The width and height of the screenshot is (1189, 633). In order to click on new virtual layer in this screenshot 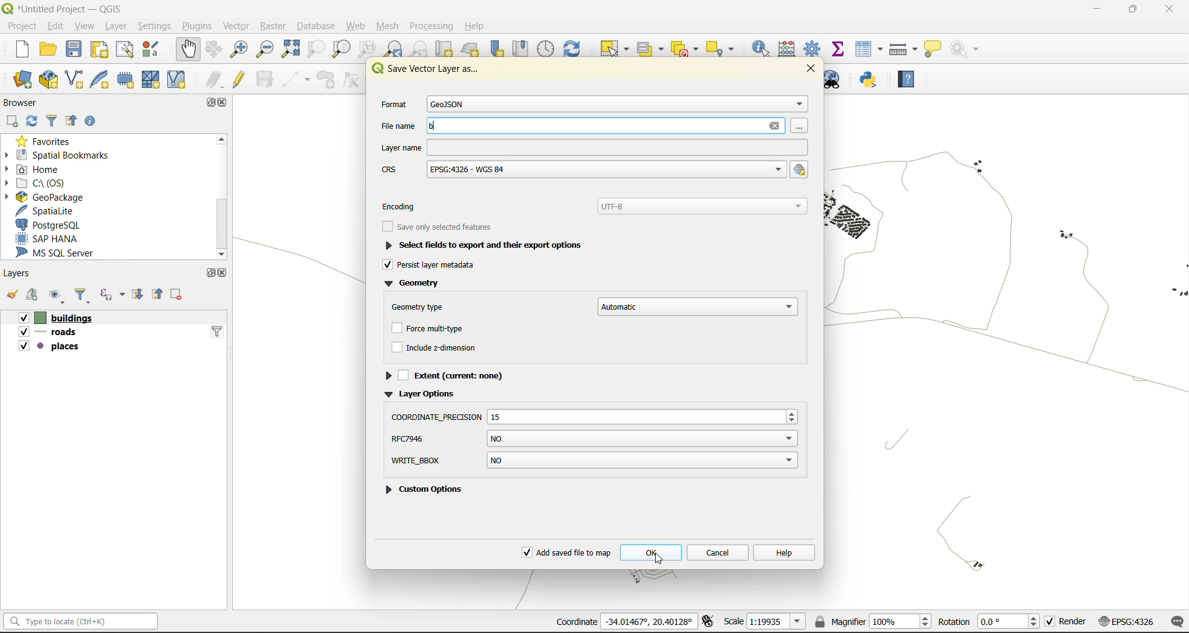, I will do `click(175, 80)`.